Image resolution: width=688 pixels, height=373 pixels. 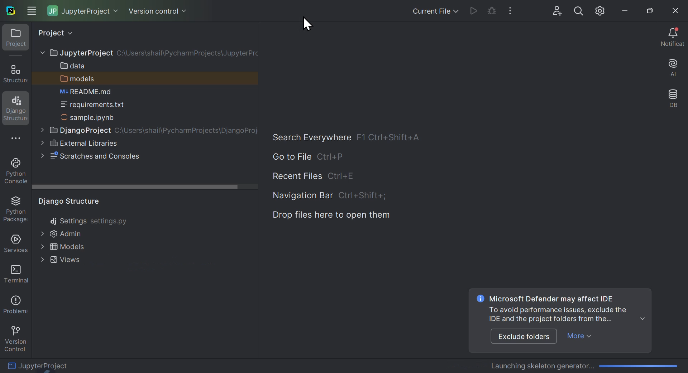 I want to click on Version control, so click(x=156, y=9).